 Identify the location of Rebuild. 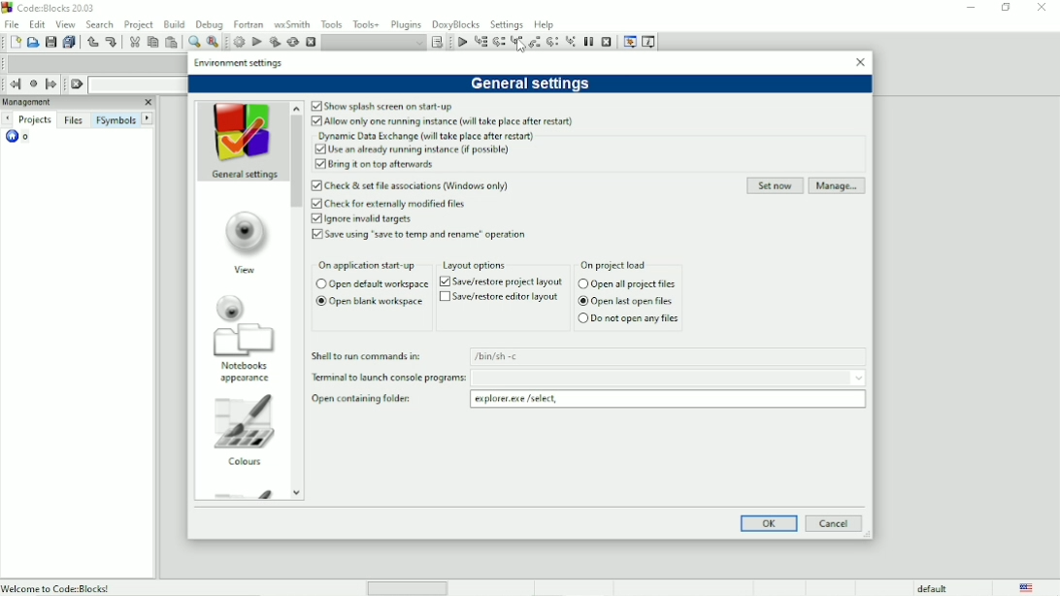
(291, 41).